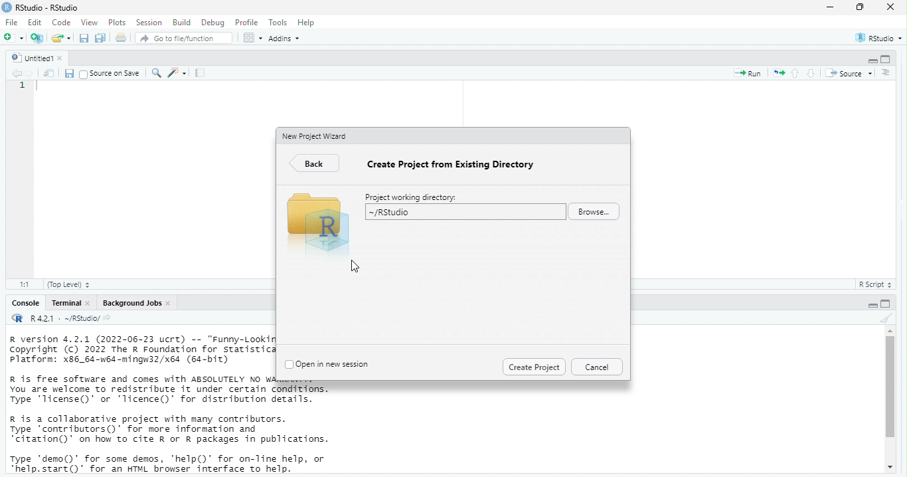 This screenshot has height=477, width=907. Describe the element at coordinates (171, 304) in the screenshot. I see `close` at that location.